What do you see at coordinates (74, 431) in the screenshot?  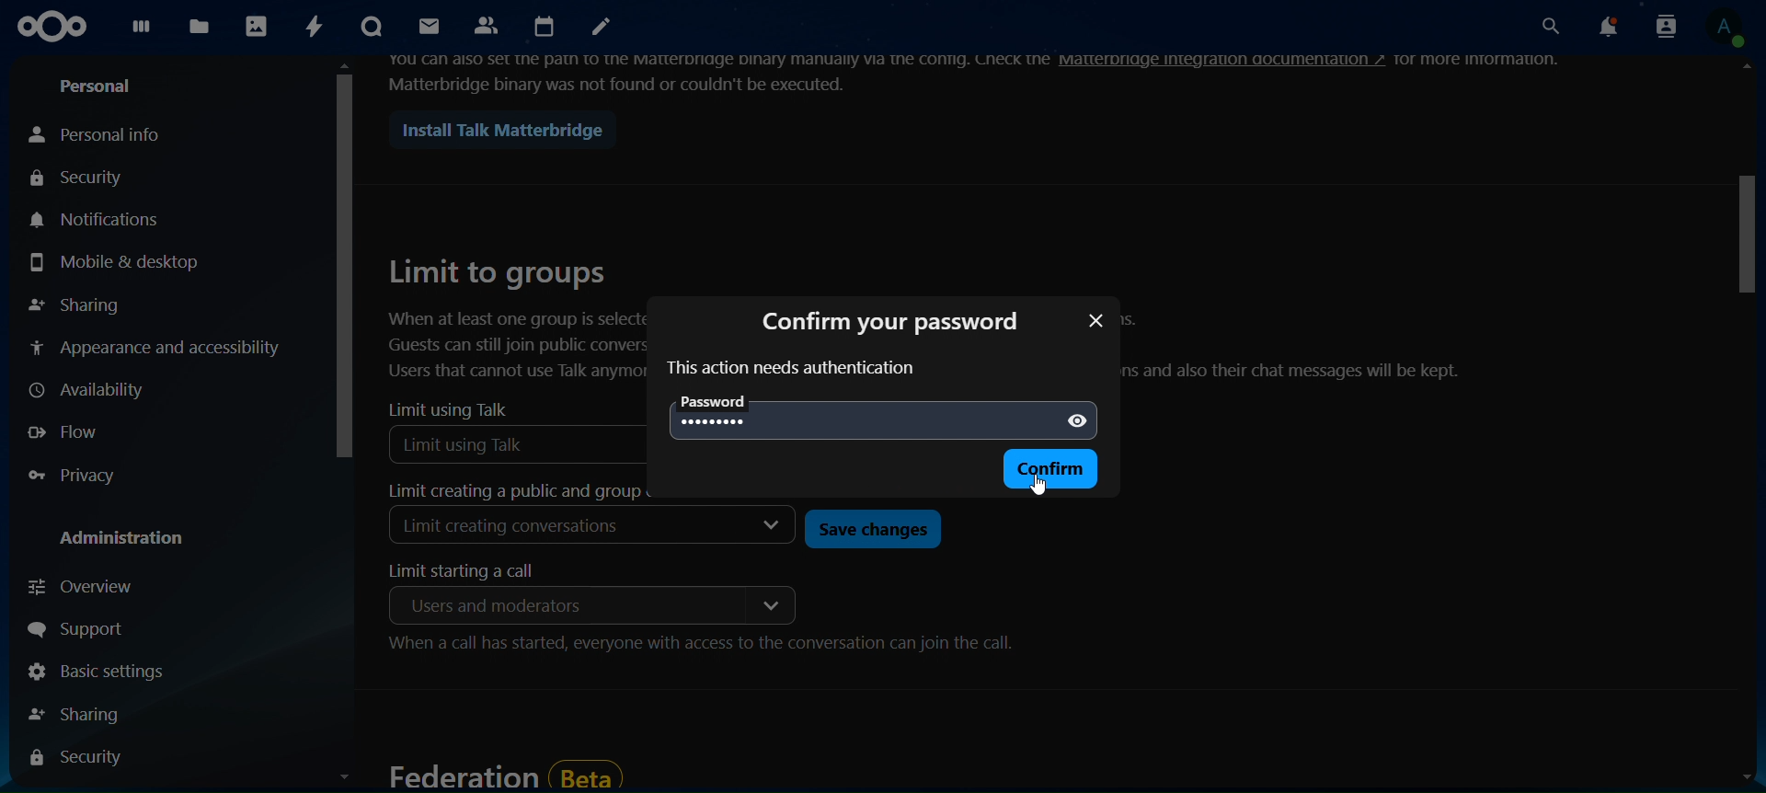 I see `flow` at bounding box center [74, 431].